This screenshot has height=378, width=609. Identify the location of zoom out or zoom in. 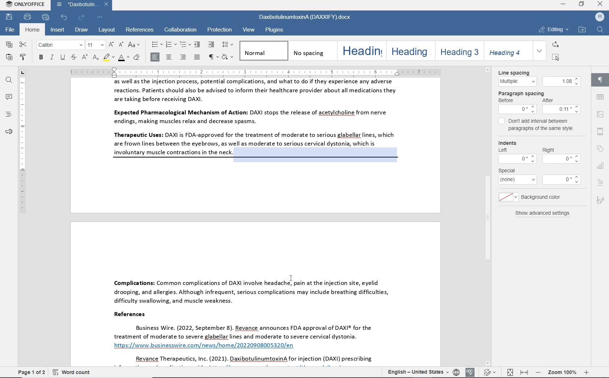
(562, 372).